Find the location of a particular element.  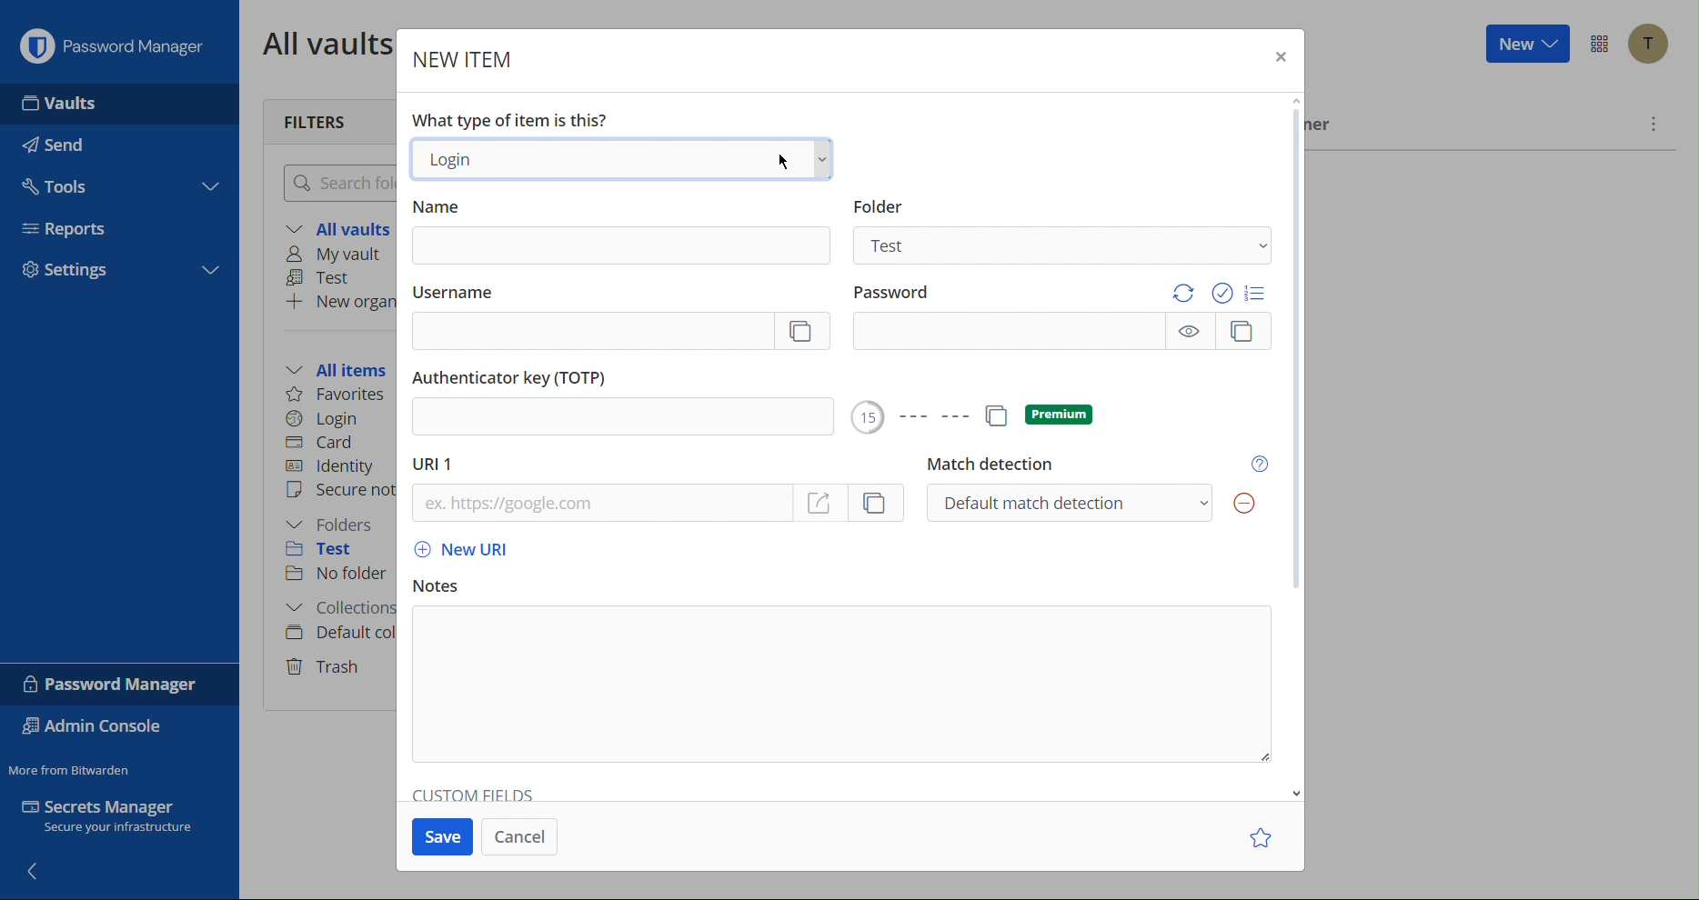

Password Manager is located at coordinates (124, 47).